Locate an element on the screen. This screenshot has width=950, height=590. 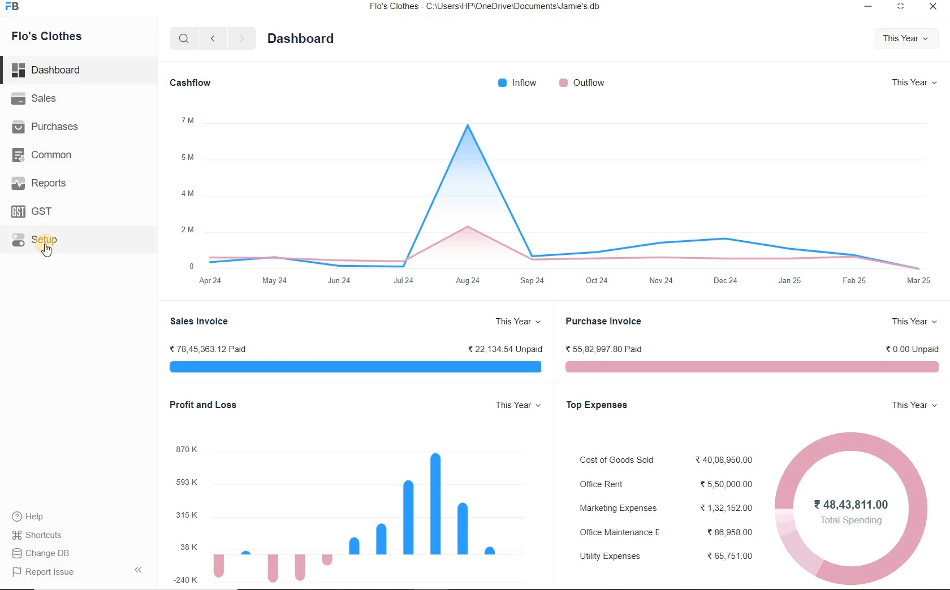
Dashboard is located at coordinates (79, 70).